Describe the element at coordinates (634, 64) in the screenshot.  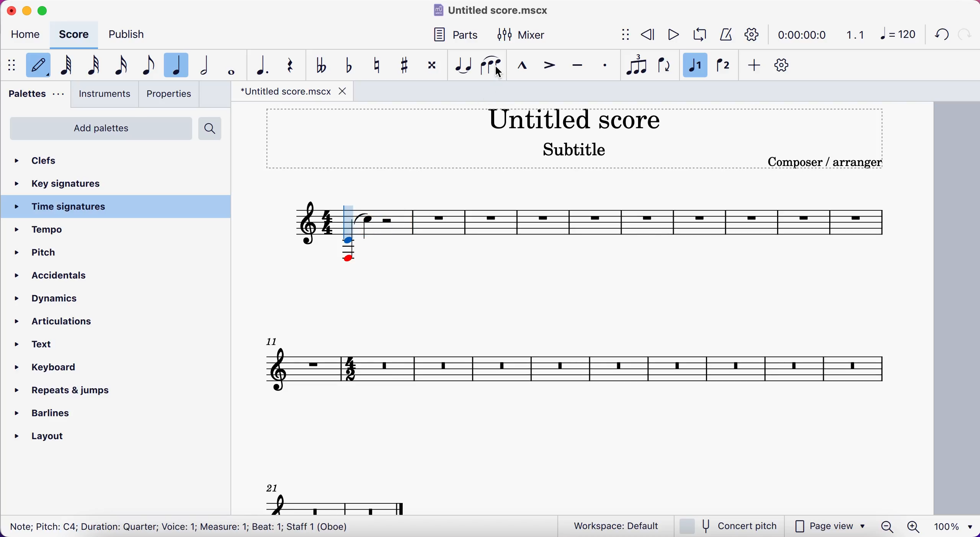
I see `tuples` at that location.